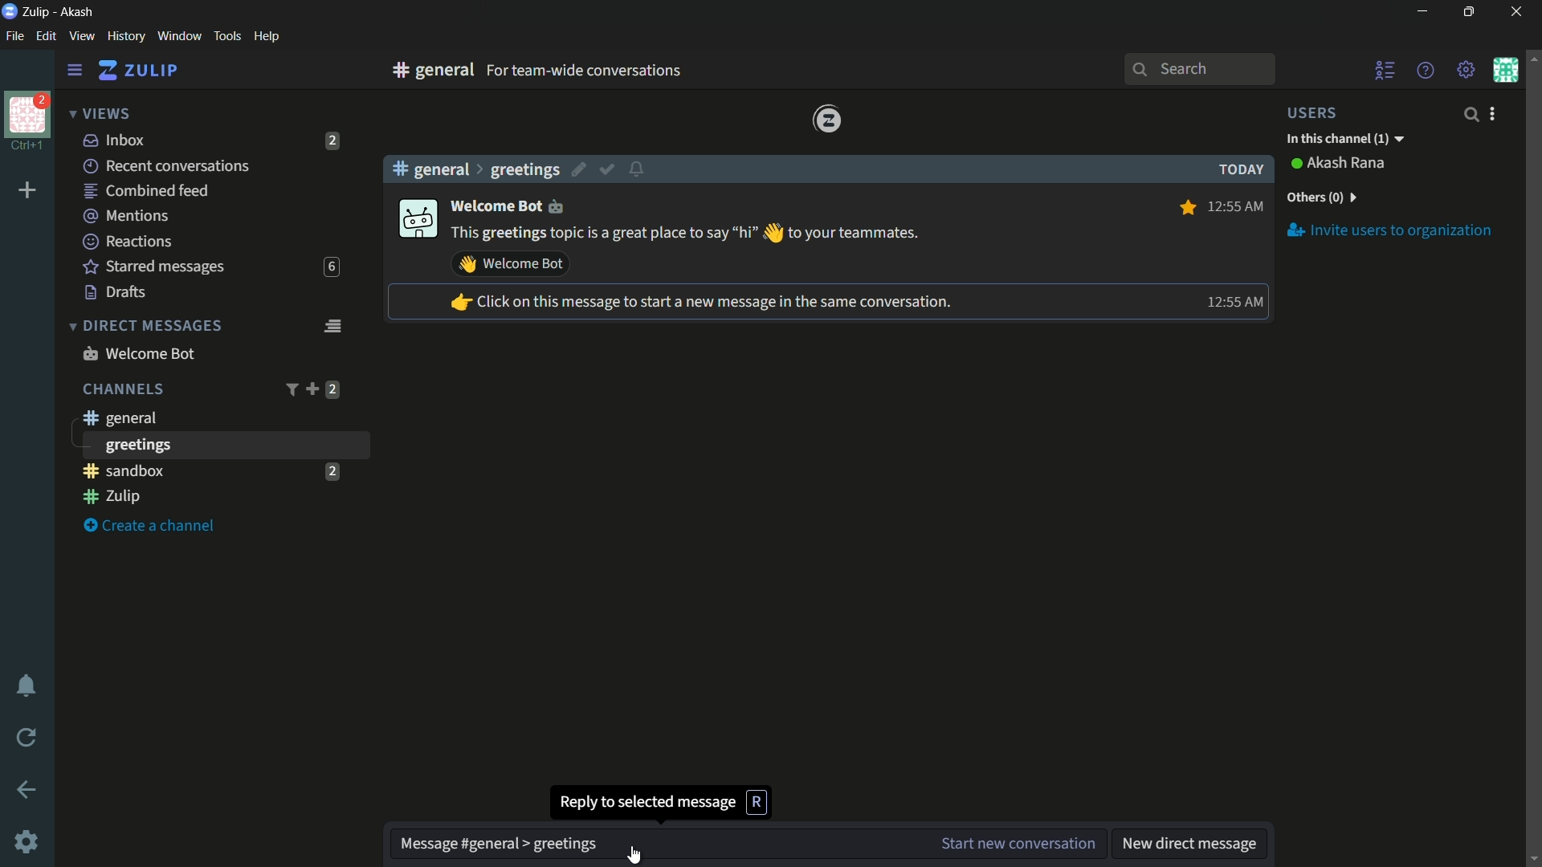 The width and height of the screenshot is (1542, 867). I want to click on 2 unread messages, so click(332, 470).